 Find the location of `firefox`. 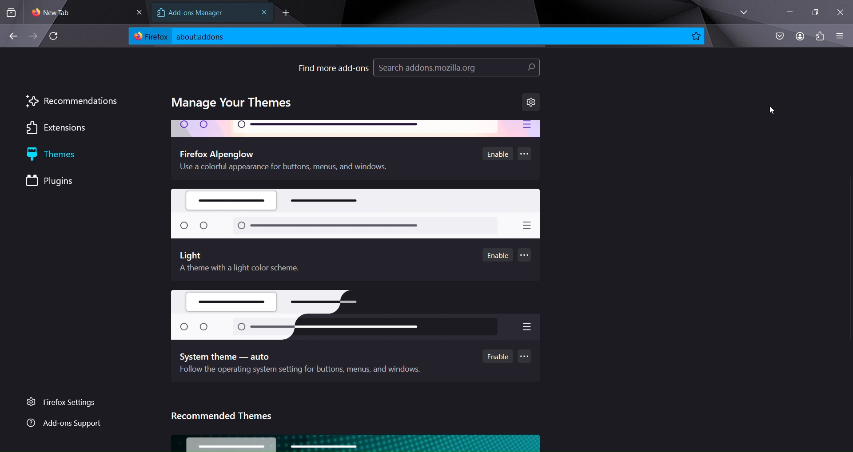

firefox is located at coordinates (150, 36).